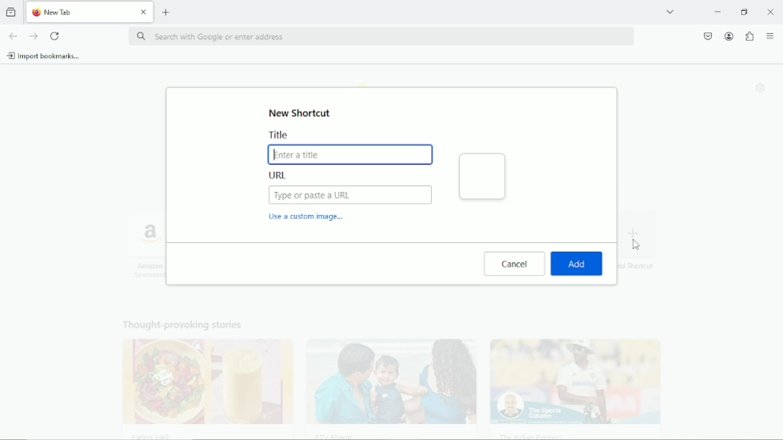 Image resolution: width=783 pixels, height=440 pixels. I want to click on search with Google or enter address, so click(380, 37).